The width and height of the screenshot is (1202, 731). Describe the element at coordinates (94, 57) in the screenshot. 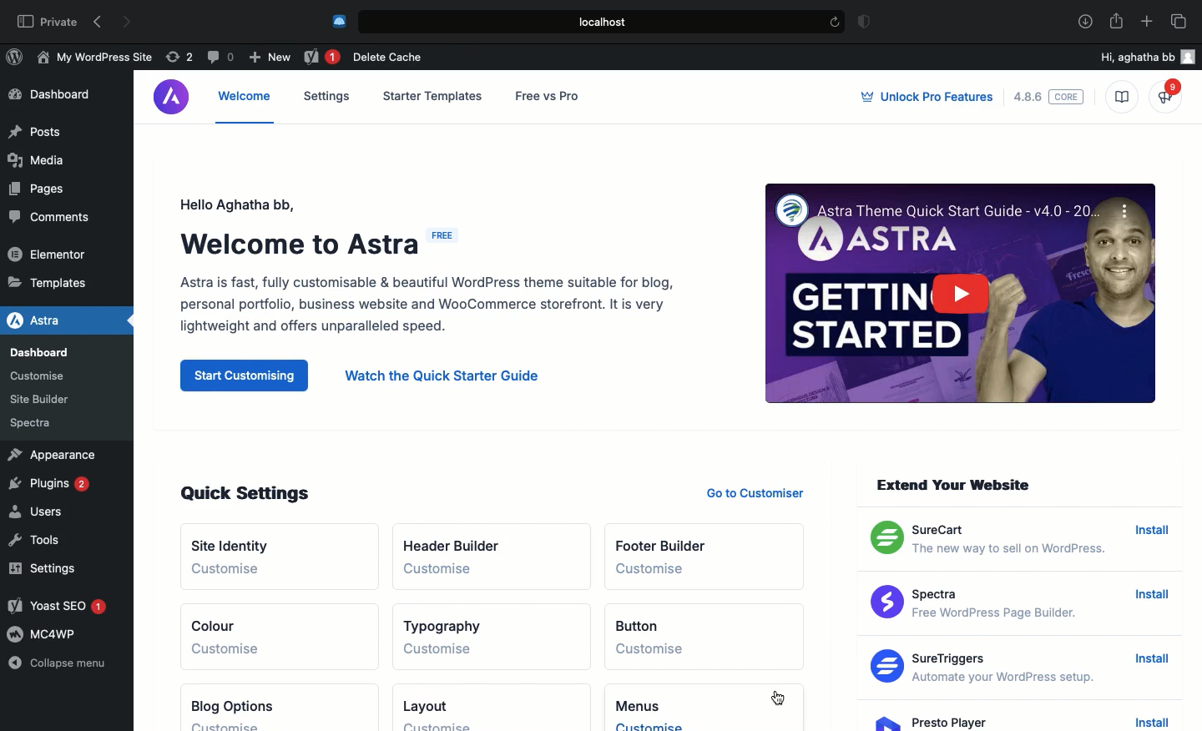

I see `My WordPress Site` at that location.